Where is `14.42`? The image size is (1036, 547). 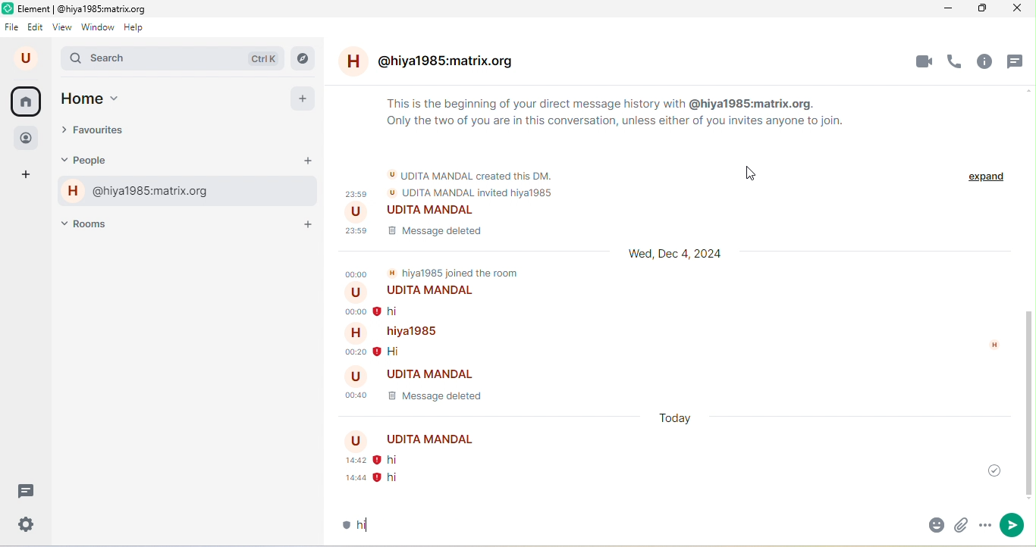 14.42 is located at coordinates (346, 461).